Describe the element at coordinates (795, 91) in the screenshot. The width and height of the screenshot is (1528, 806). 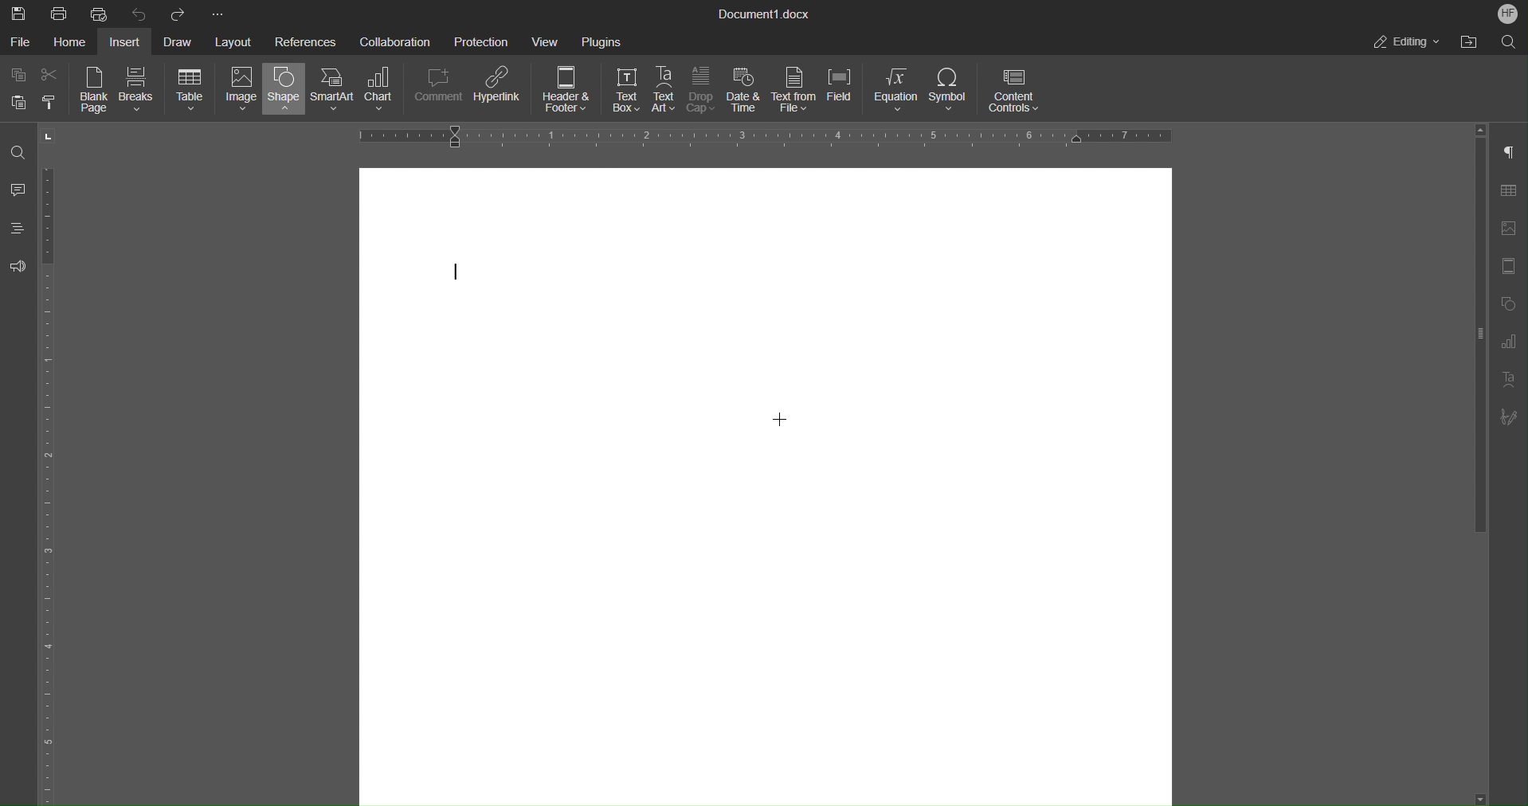
I see `Text from File` at that location.